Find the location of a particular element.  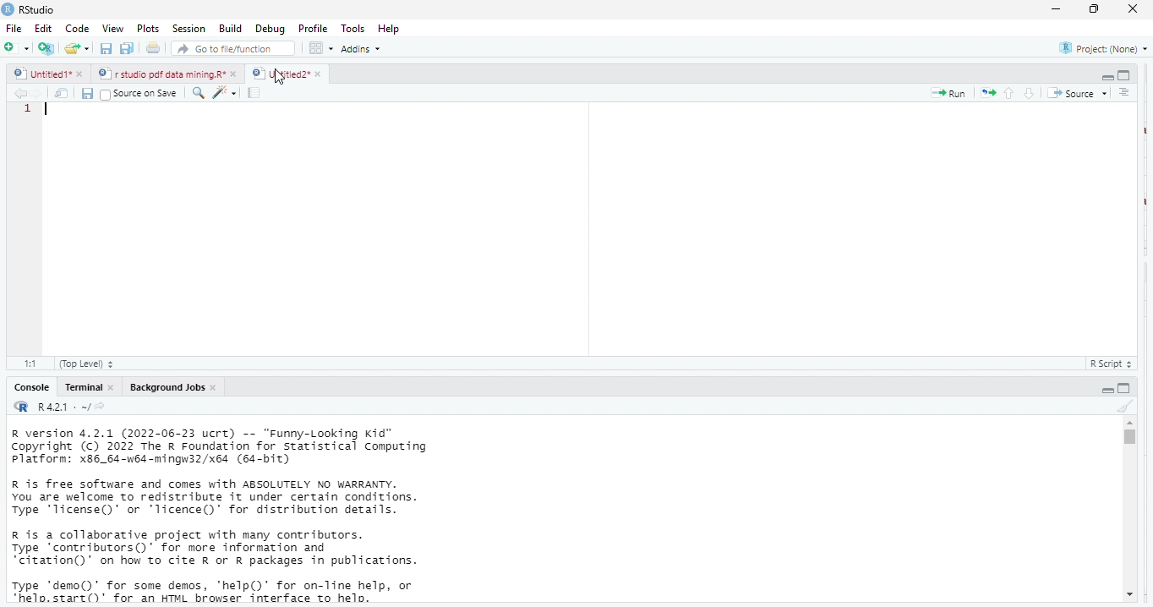

untitled 2 is located at coordinates (279, 73).